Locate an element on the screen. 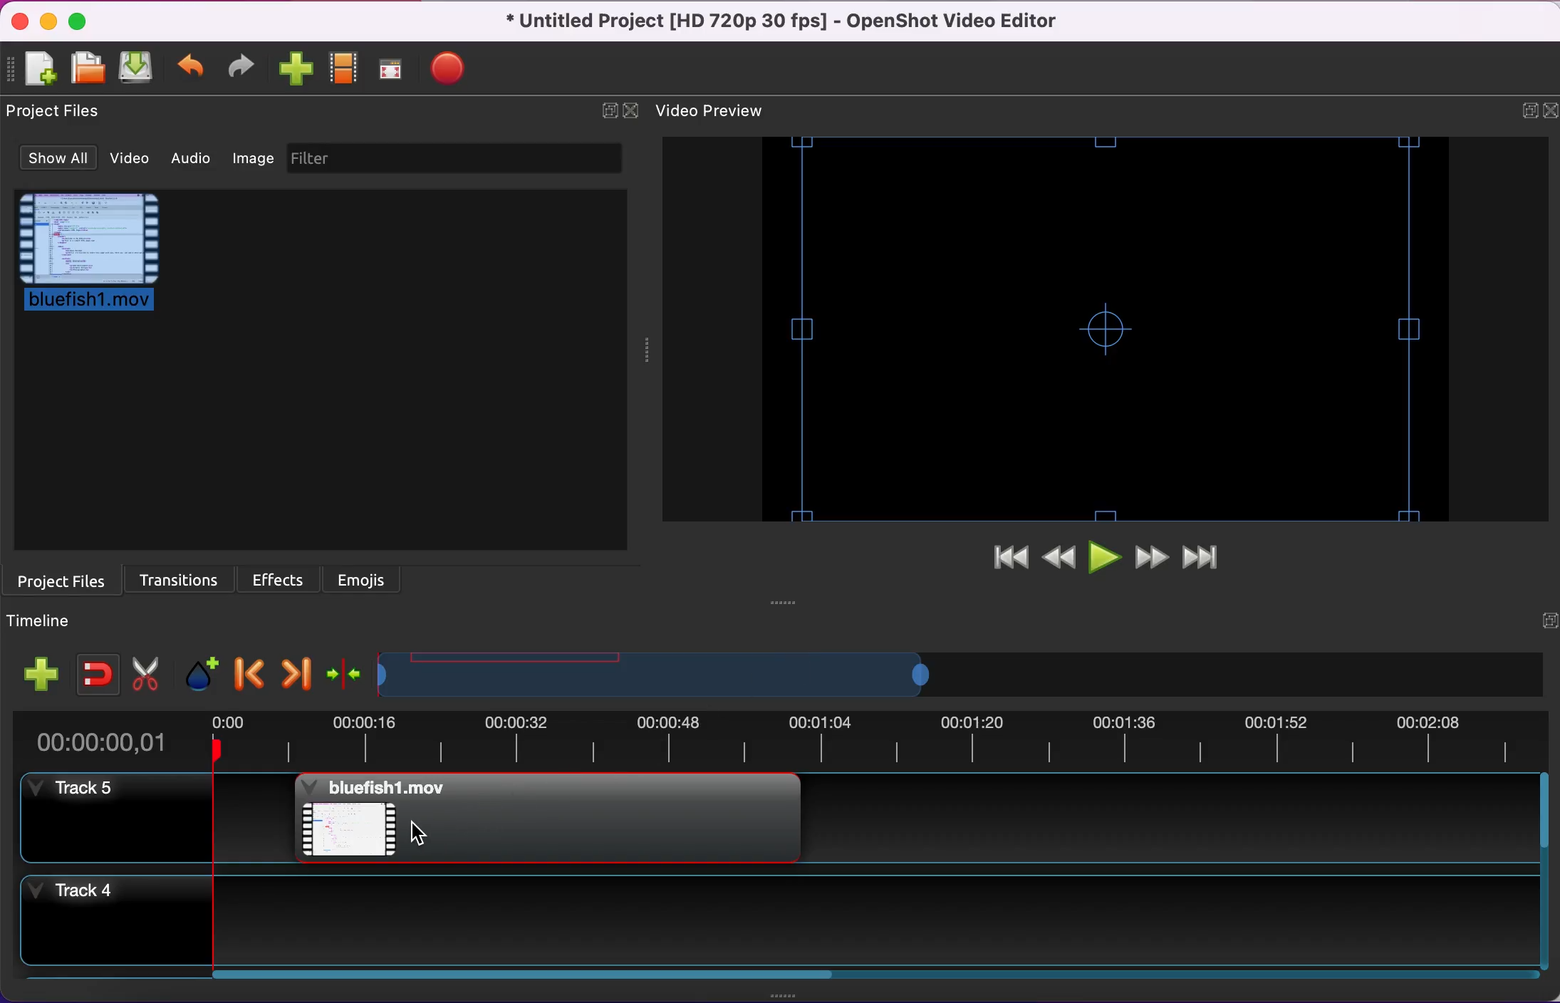 This screenshot has width=1560, height=1003. next marker is located at coordinates (299, 677).